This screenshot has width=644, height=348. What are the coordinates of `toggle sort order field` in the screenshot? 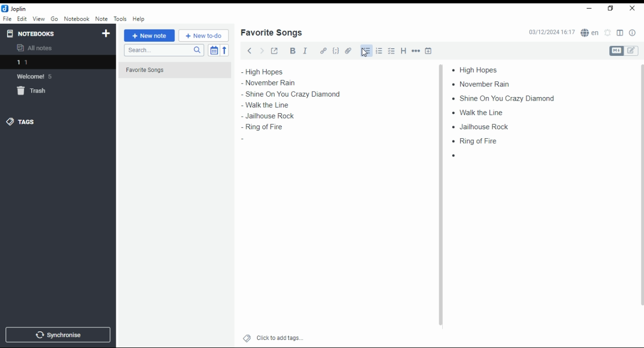 It's located at (214, 50).